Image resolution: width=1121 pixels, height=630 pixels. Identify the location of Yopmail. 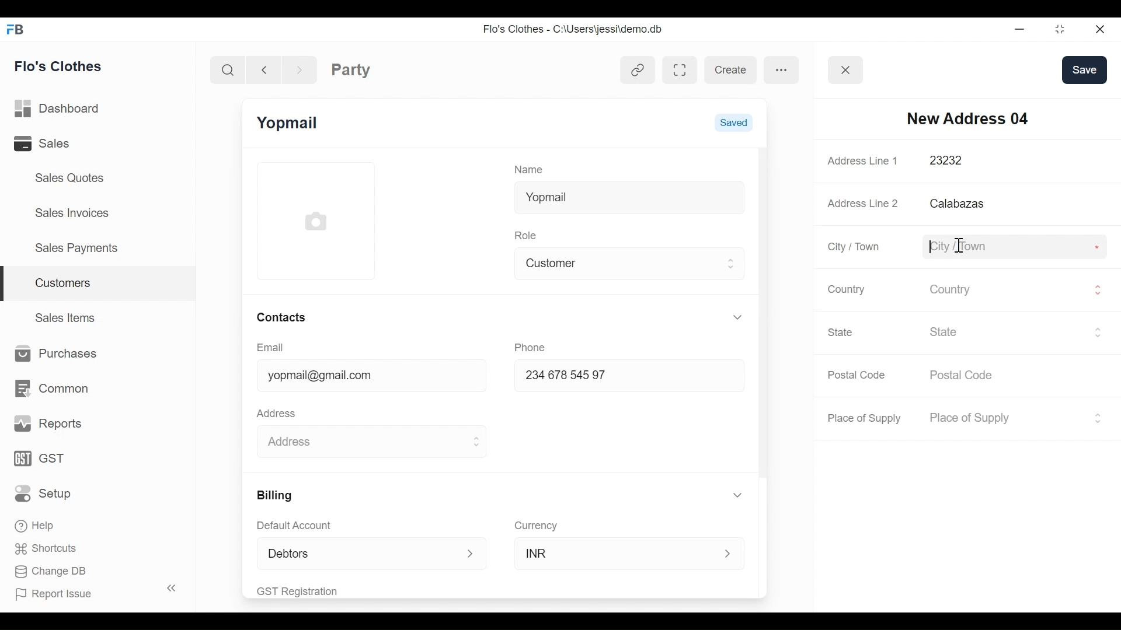
(289, 123).